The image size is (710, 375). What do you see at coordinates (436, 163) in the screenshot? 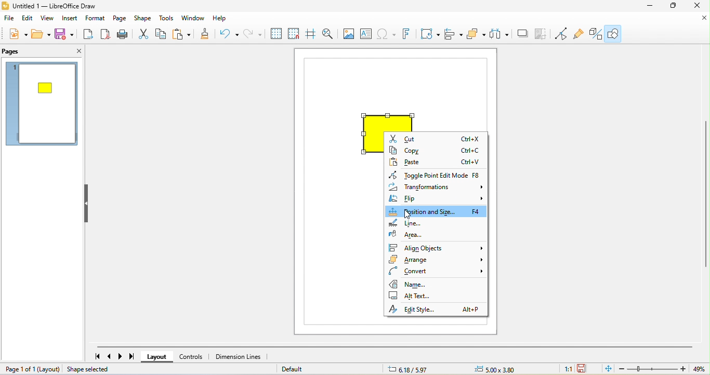
I see `paste` at bounding box center [436, 163].